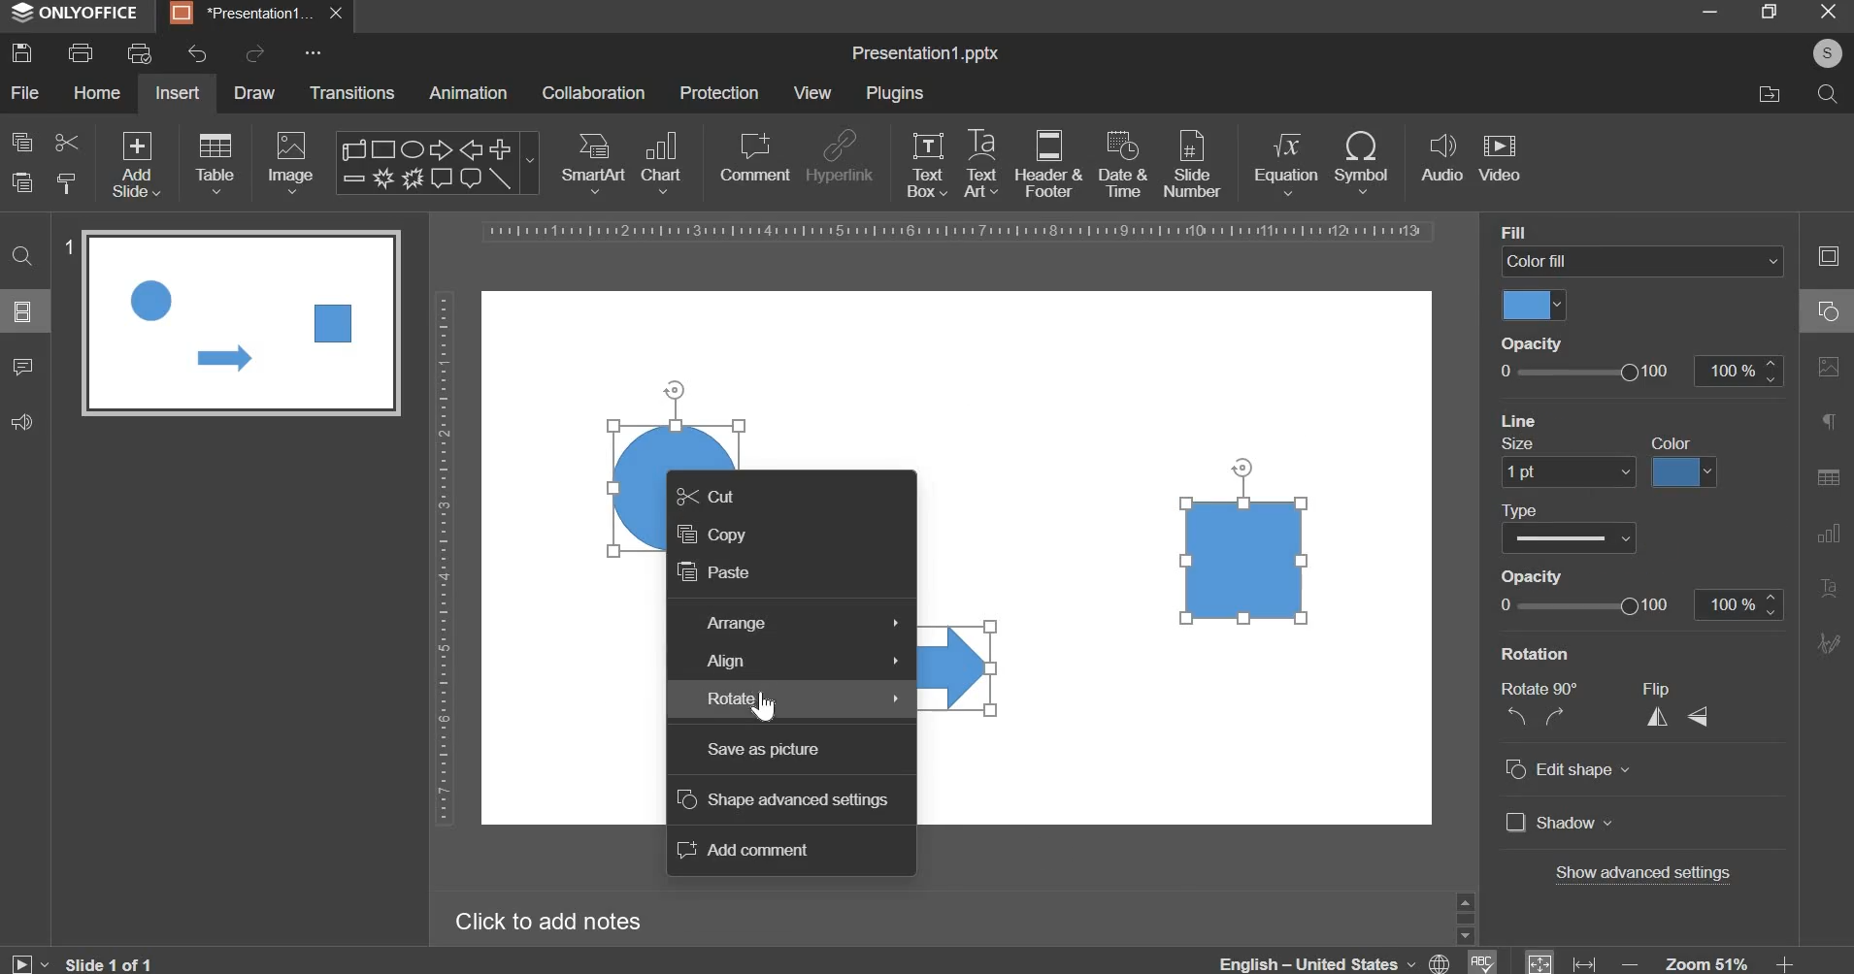 The width and height of the screenshot is (1854, 974). I want to click on fit to width, so click(1586, 963).